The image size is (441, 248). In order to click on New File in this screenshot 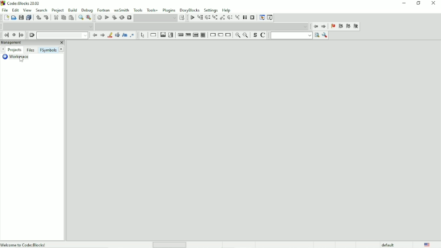, I will do `click(6, 18)`.